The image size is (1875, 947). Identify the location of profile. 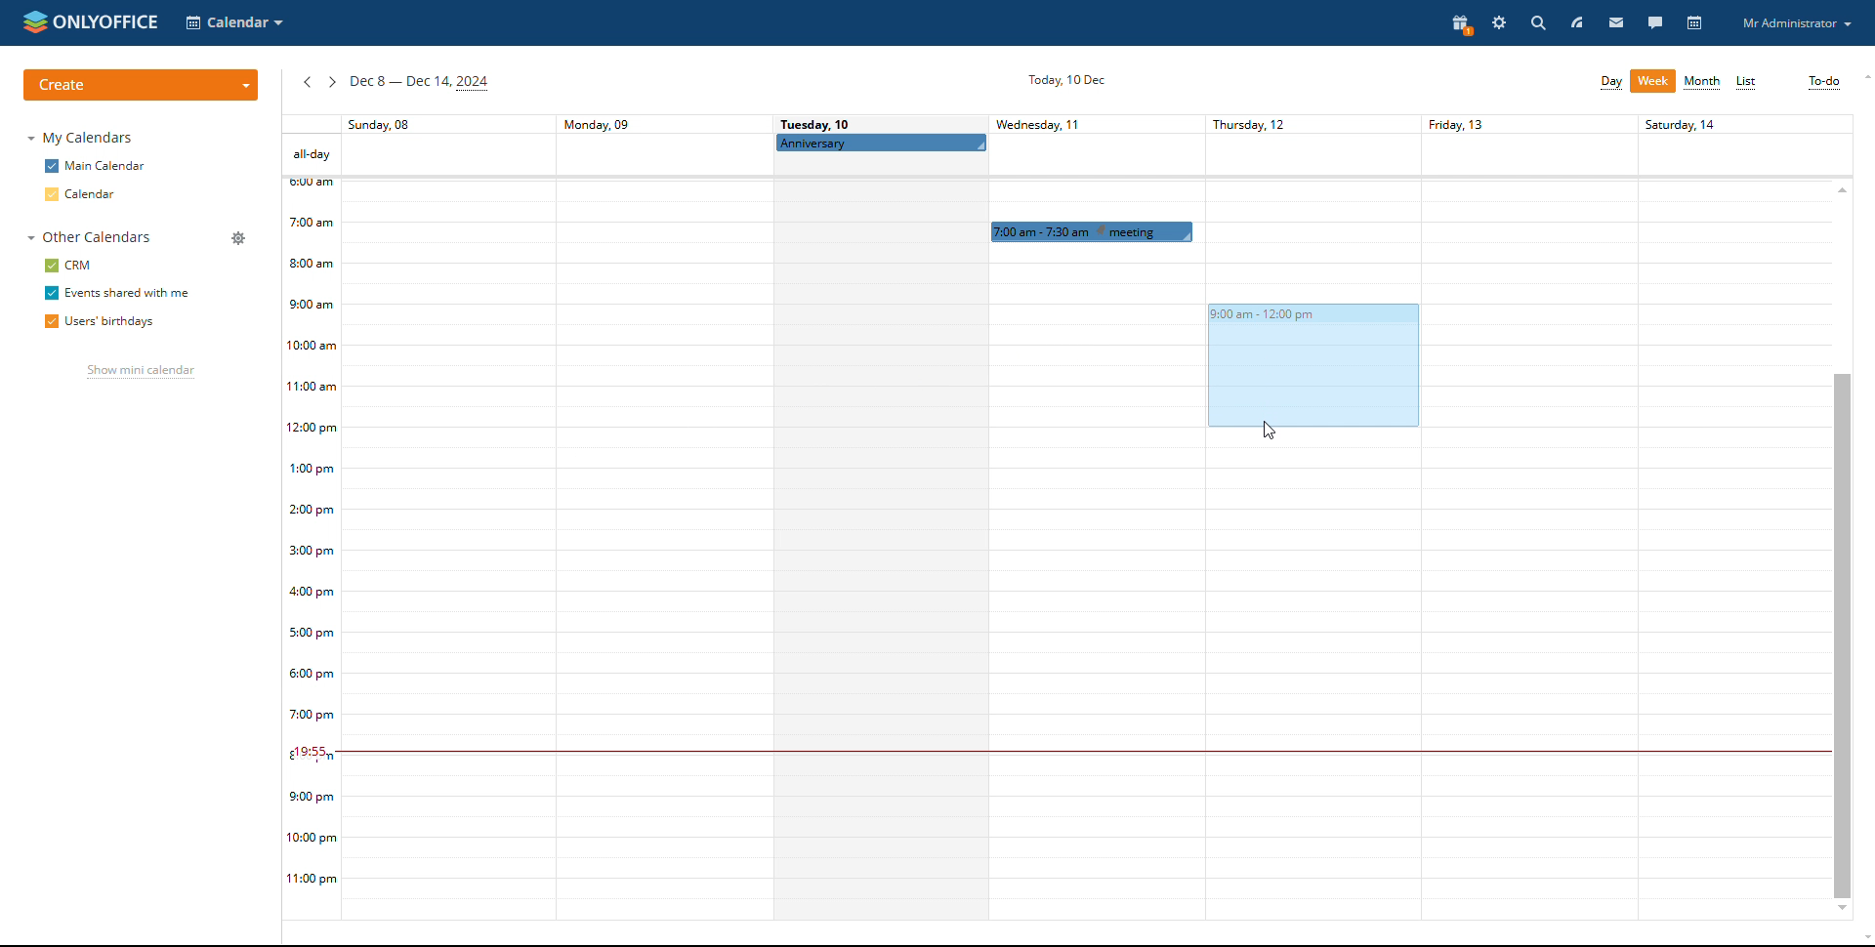
(1796, 23).